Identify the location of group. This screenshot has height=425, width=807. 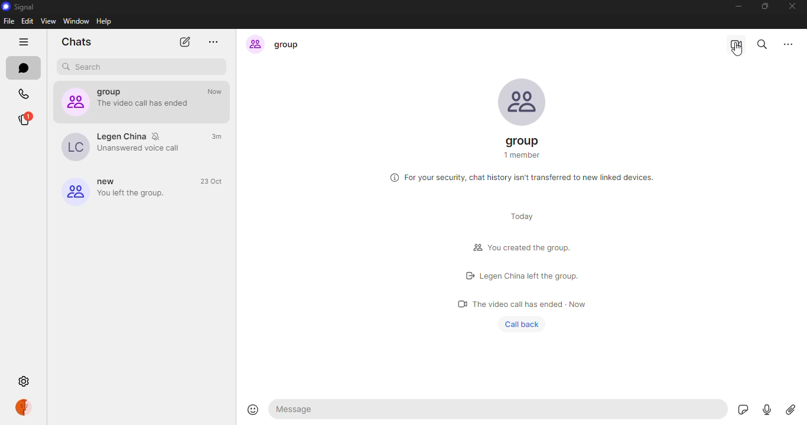
(525, 140).